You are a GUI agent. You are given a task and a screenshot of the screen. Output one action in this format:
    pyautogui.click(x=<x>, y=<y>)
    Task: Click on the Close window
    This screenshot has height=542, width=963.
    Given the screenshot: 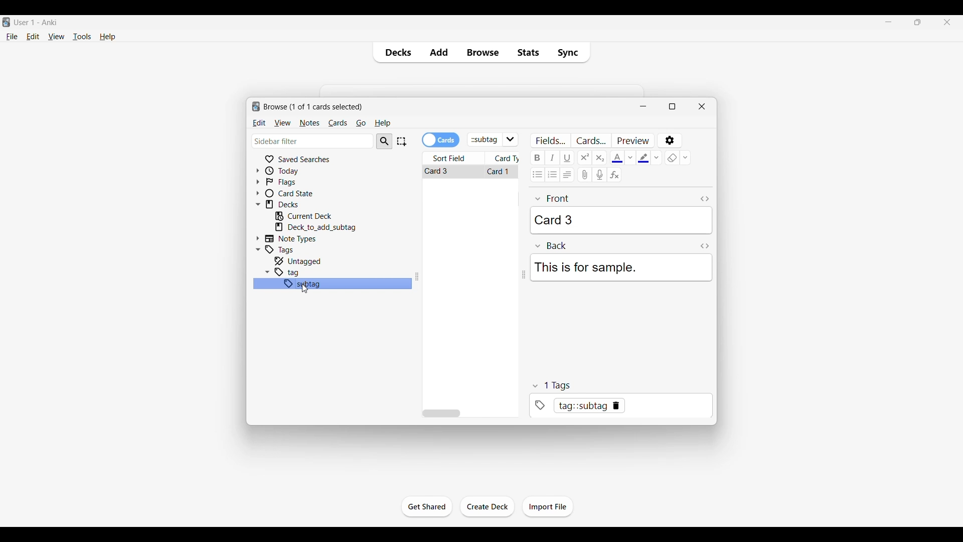 What is the action you would take?
    pyautogui.click(x=702, y=106)
    